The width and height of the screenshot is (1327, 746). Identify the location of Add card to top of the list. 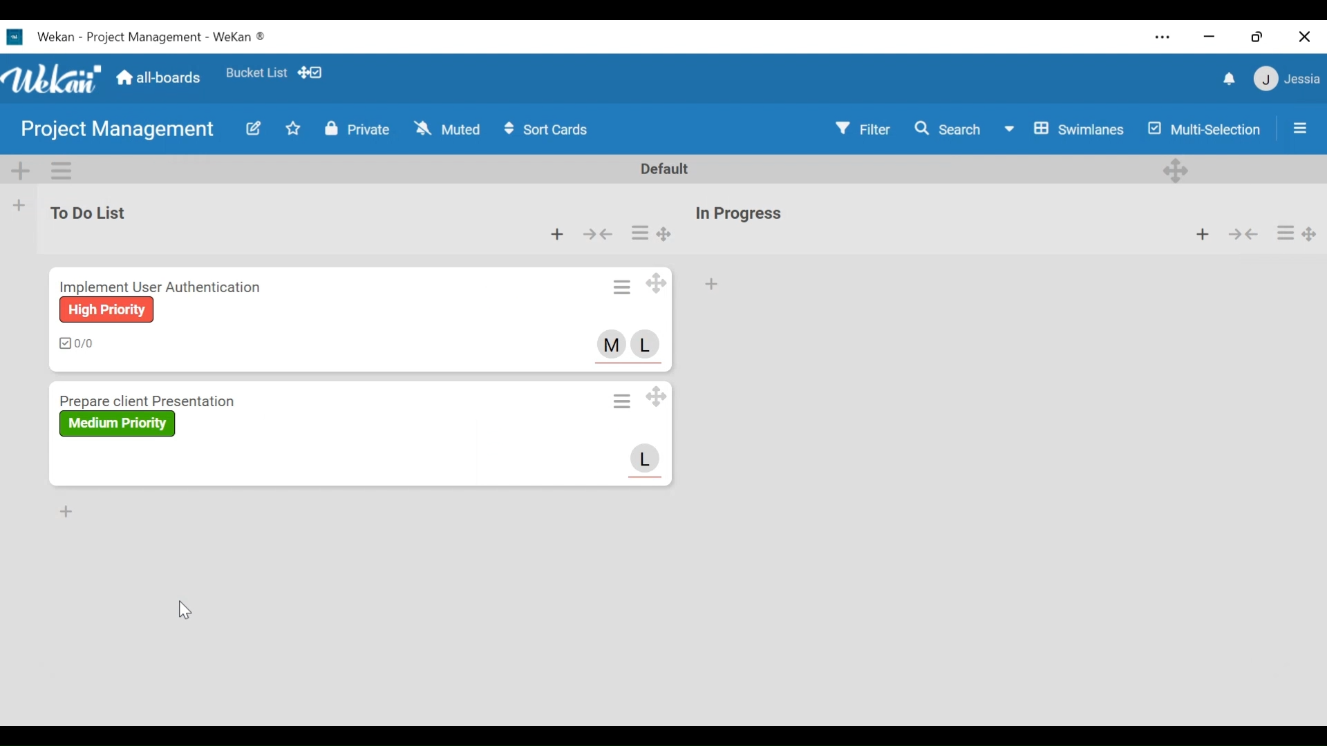
(1204, 233).